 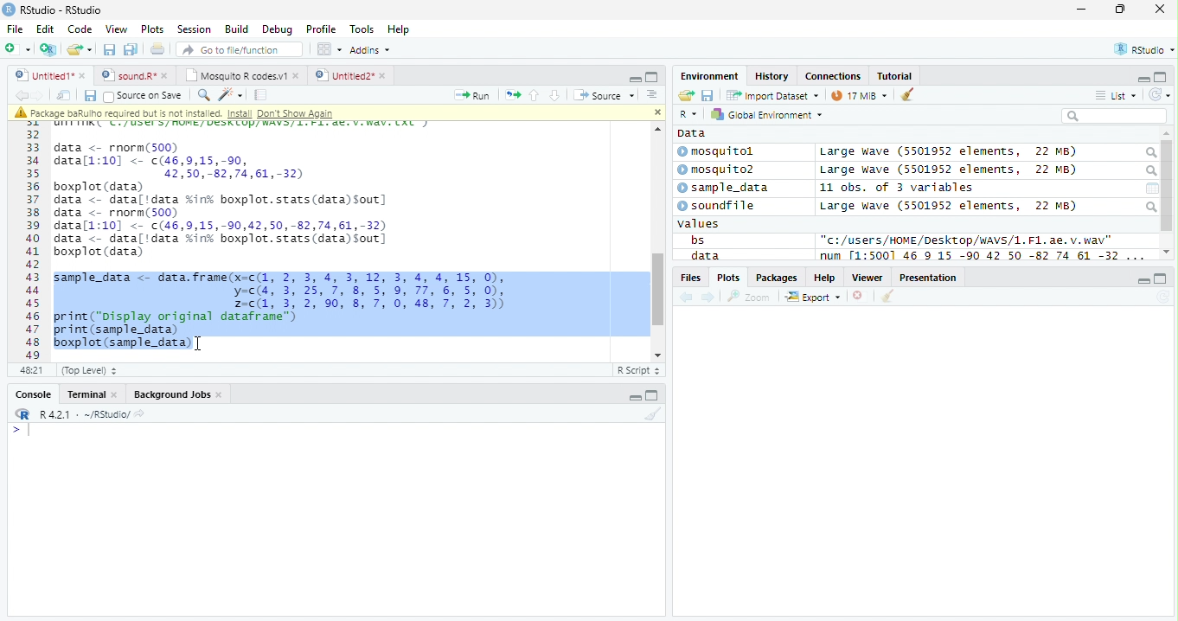 What do you see at coordinates (158, 50) in the screenshot?
I see `Print` at bounding box center [158, 50].